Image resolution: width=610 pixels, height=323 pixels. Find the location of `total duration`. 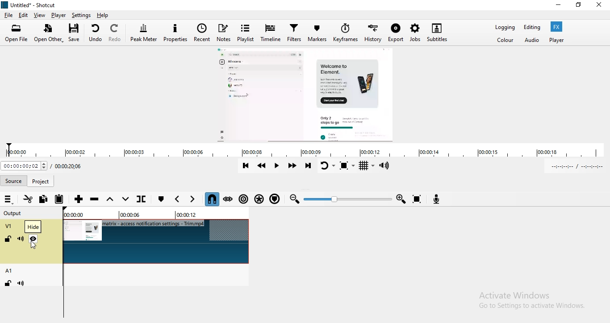

total duration is located at coordinates (68, 167).